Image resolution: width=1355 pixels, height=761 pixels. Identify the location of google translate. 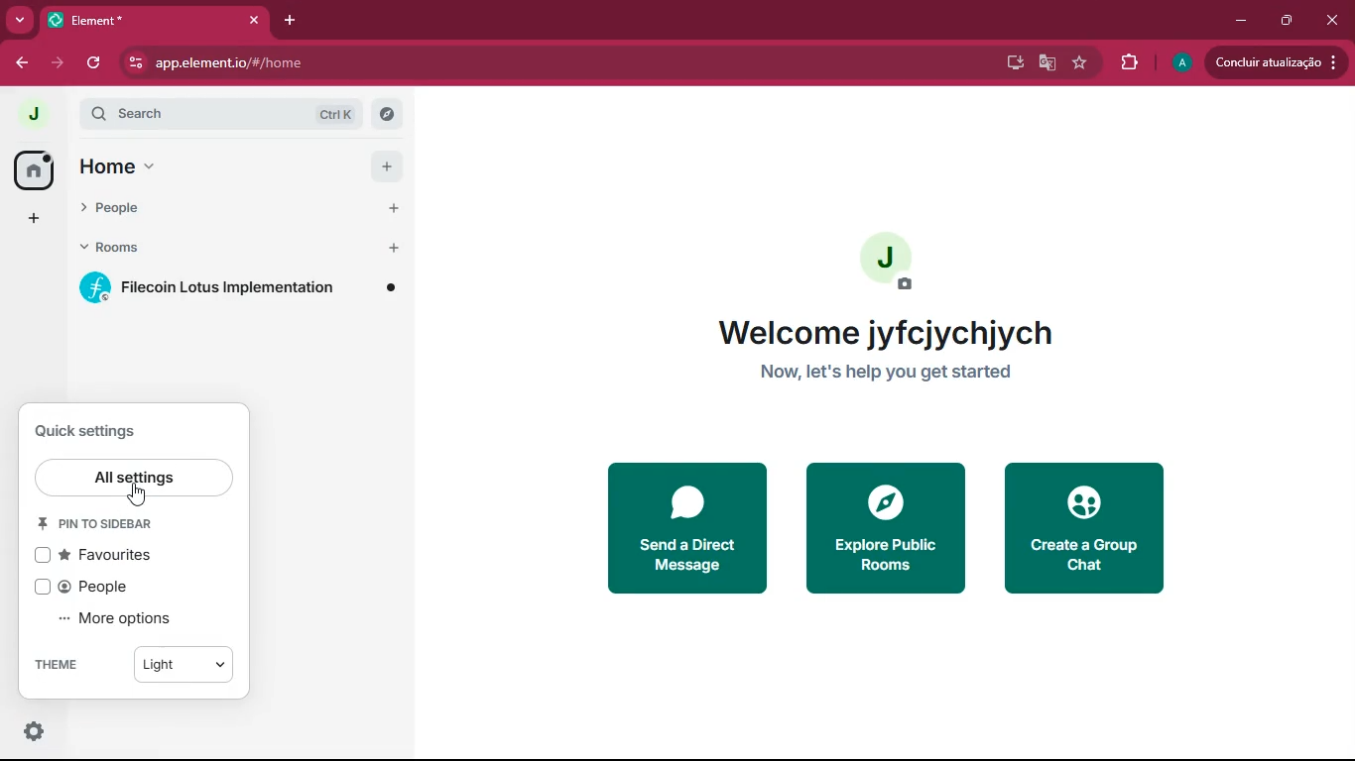
(1047, 63).